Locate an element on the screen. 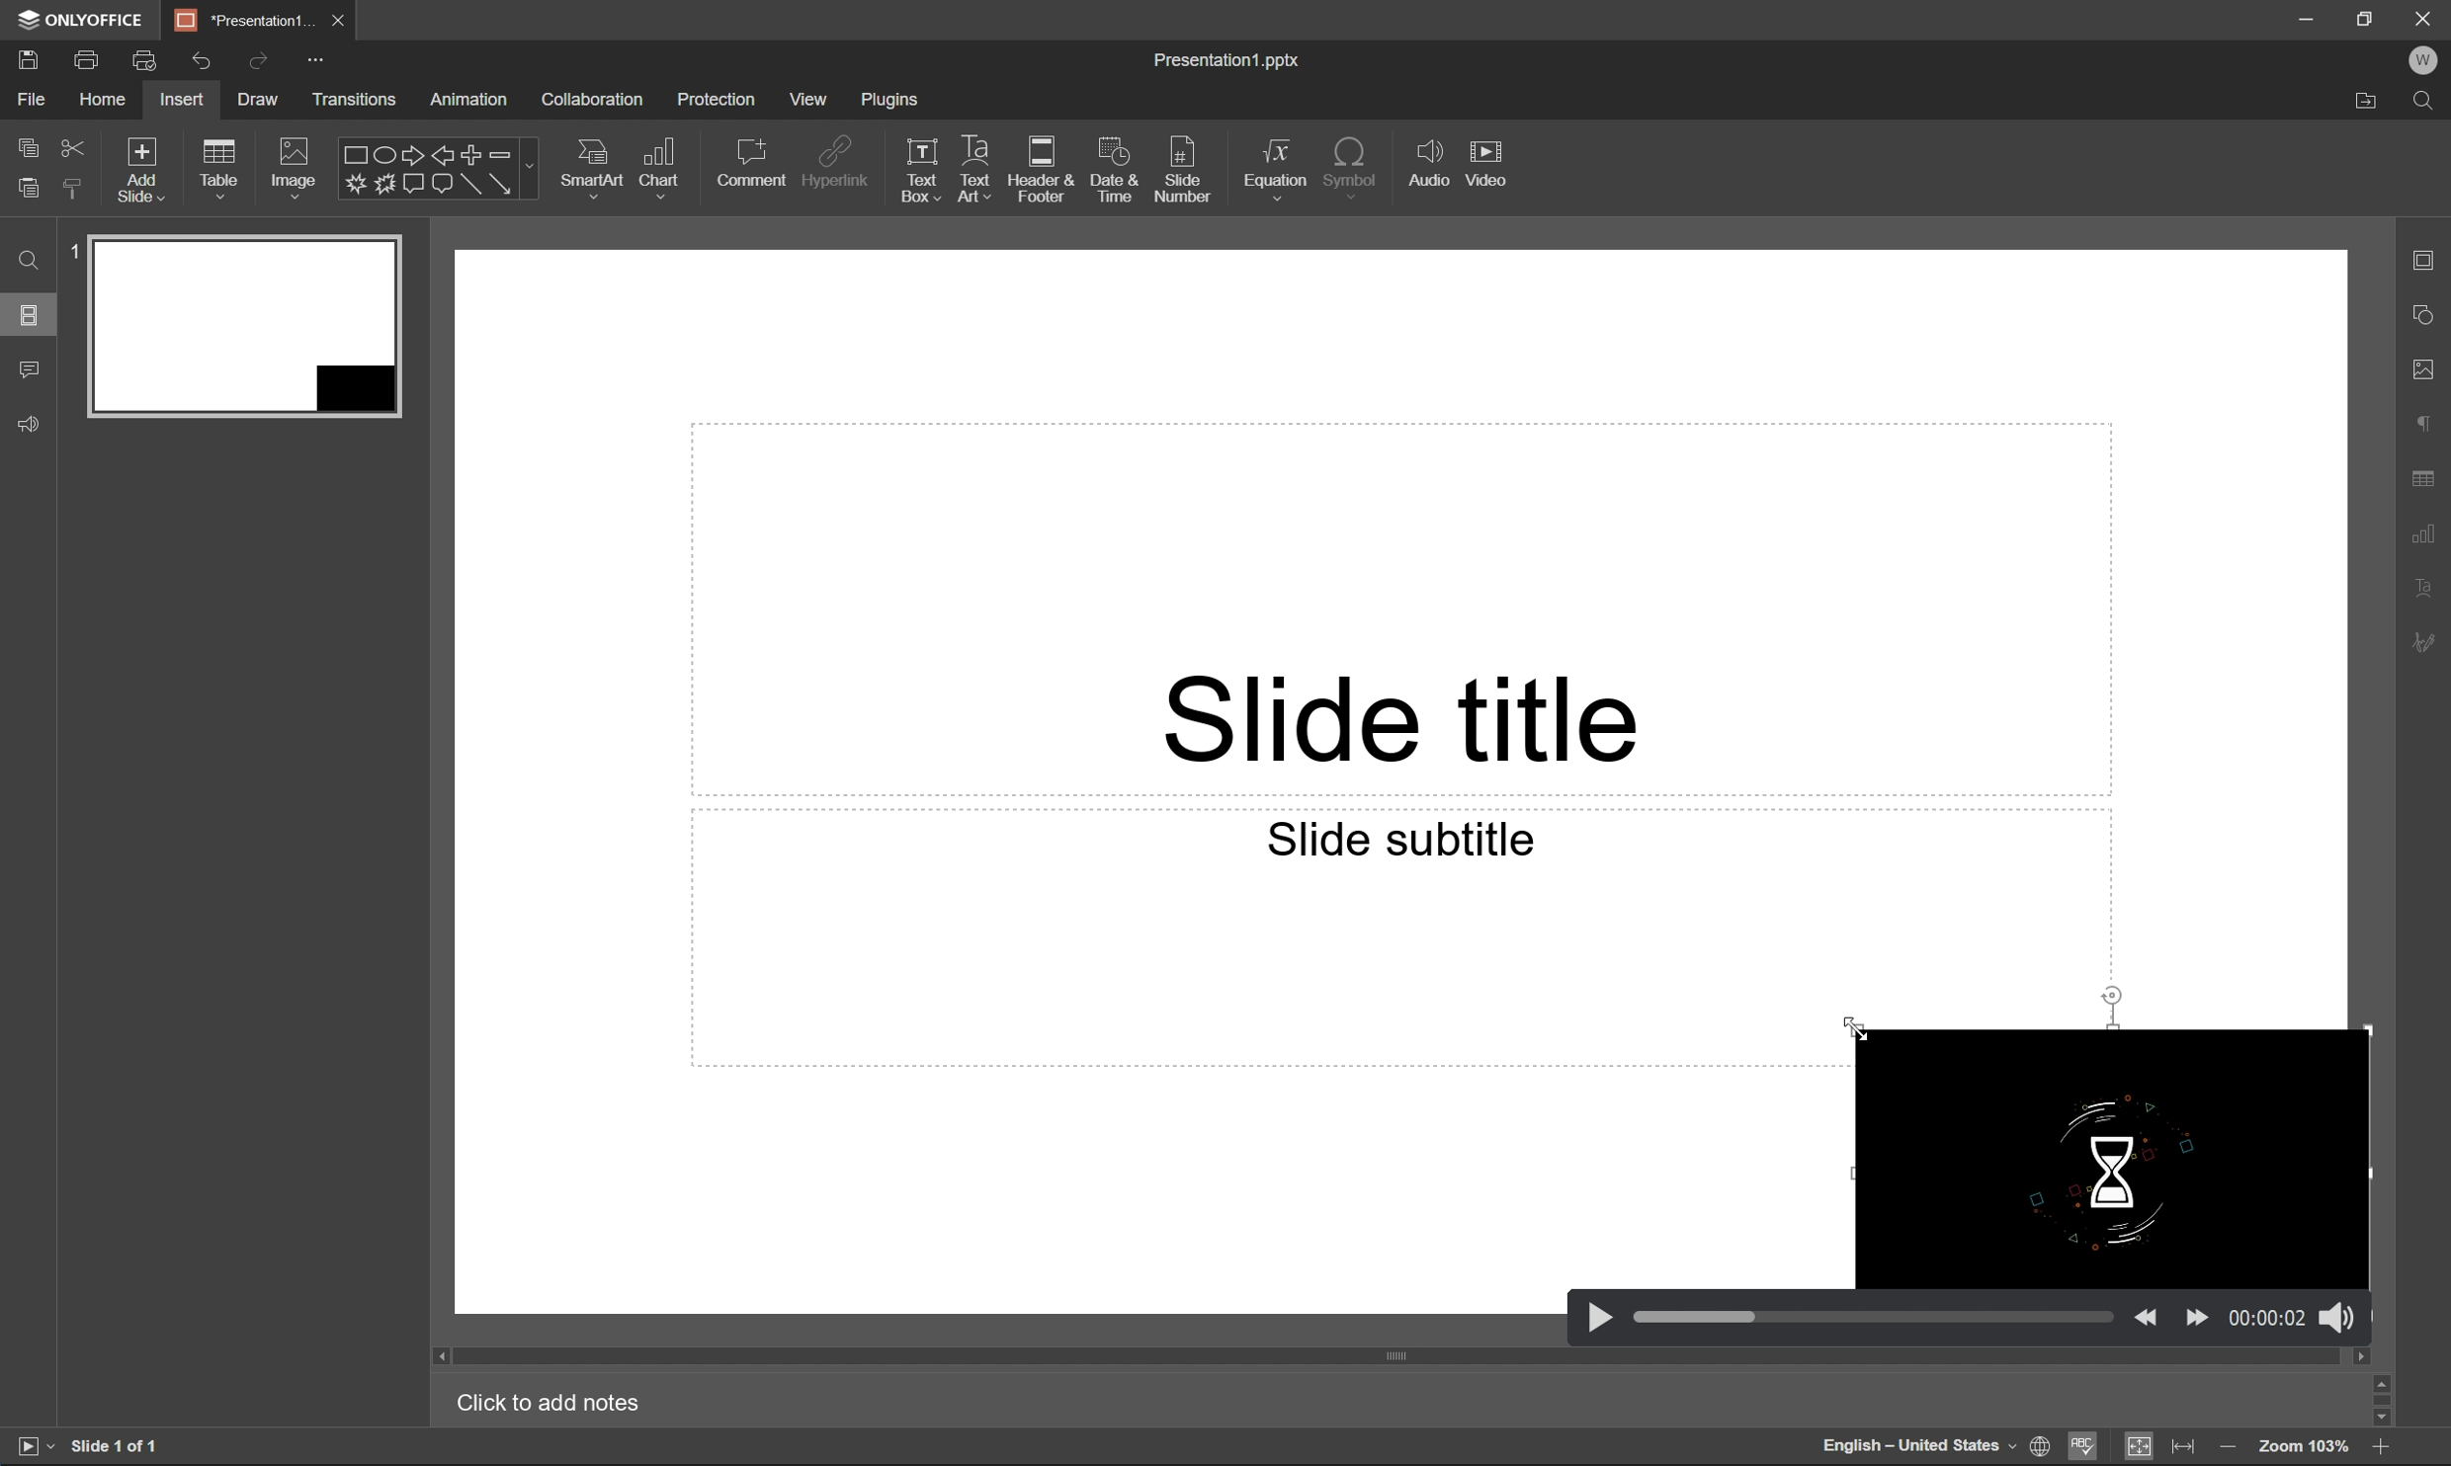 Image resolution: width=2451 pixels, height=1466 pixels. slide number is located at coordinates (1189, 173).